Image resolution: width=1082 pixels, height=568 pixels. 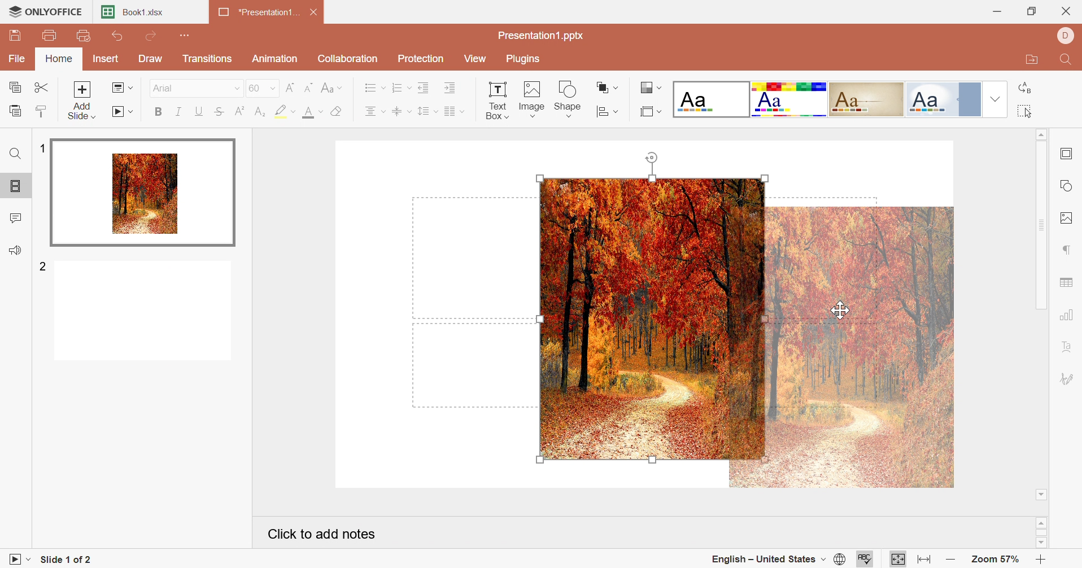 I want to click on Transitions, so click(x=208, y=59).